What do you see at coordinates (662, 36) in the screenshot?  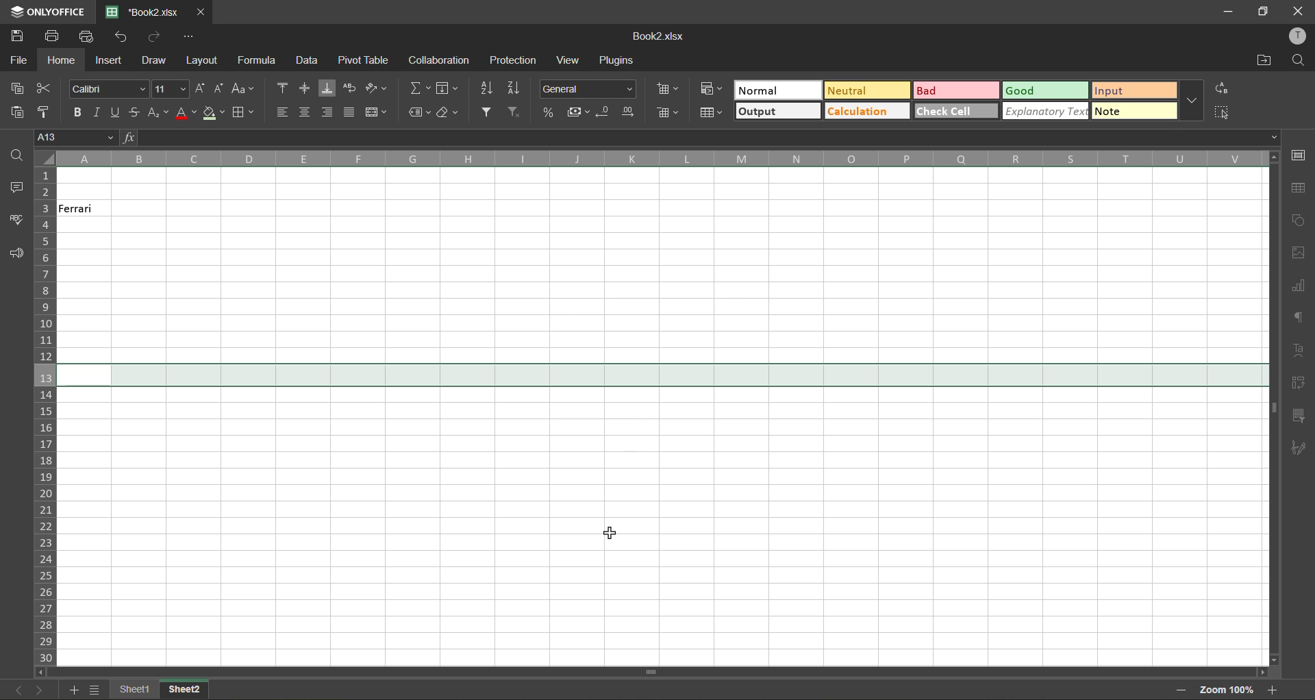 I see `filename` at bounding box center [662, 36].